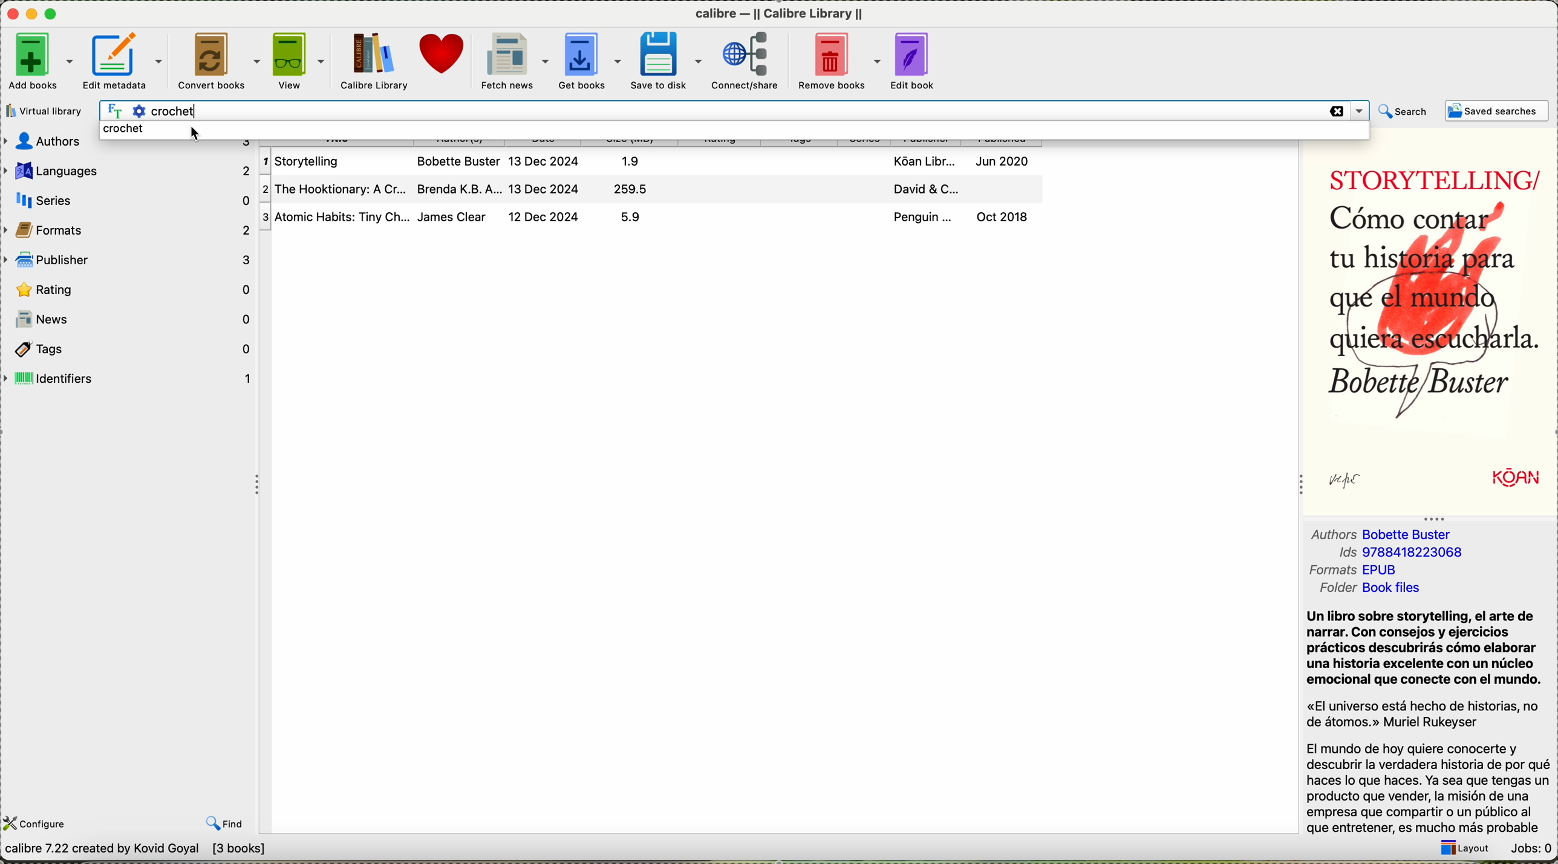 The width and height of the screenshot is (1558, 864). Describe the element at coordinates (1424, 649) in the screenshot. I see `Un libro sobre storytelling, el arte ade
narrar. Con consejos y ejercicios
practicos descubriras como elaborar
una historia excelente con un ntcleo
emocional que conecte con el mundo.` at that location.